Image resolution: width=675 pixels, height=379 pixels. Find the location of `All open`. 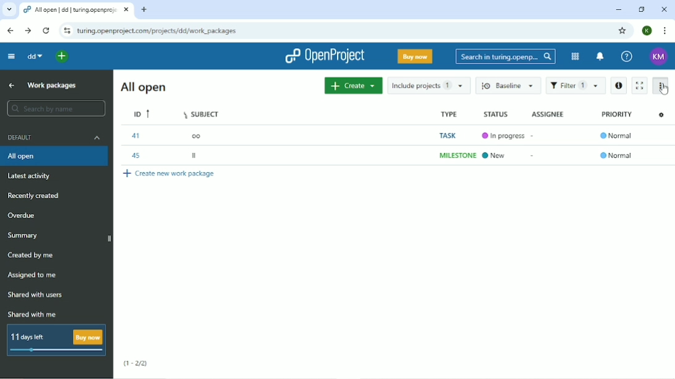

All open is located at coordinates (54, 157).